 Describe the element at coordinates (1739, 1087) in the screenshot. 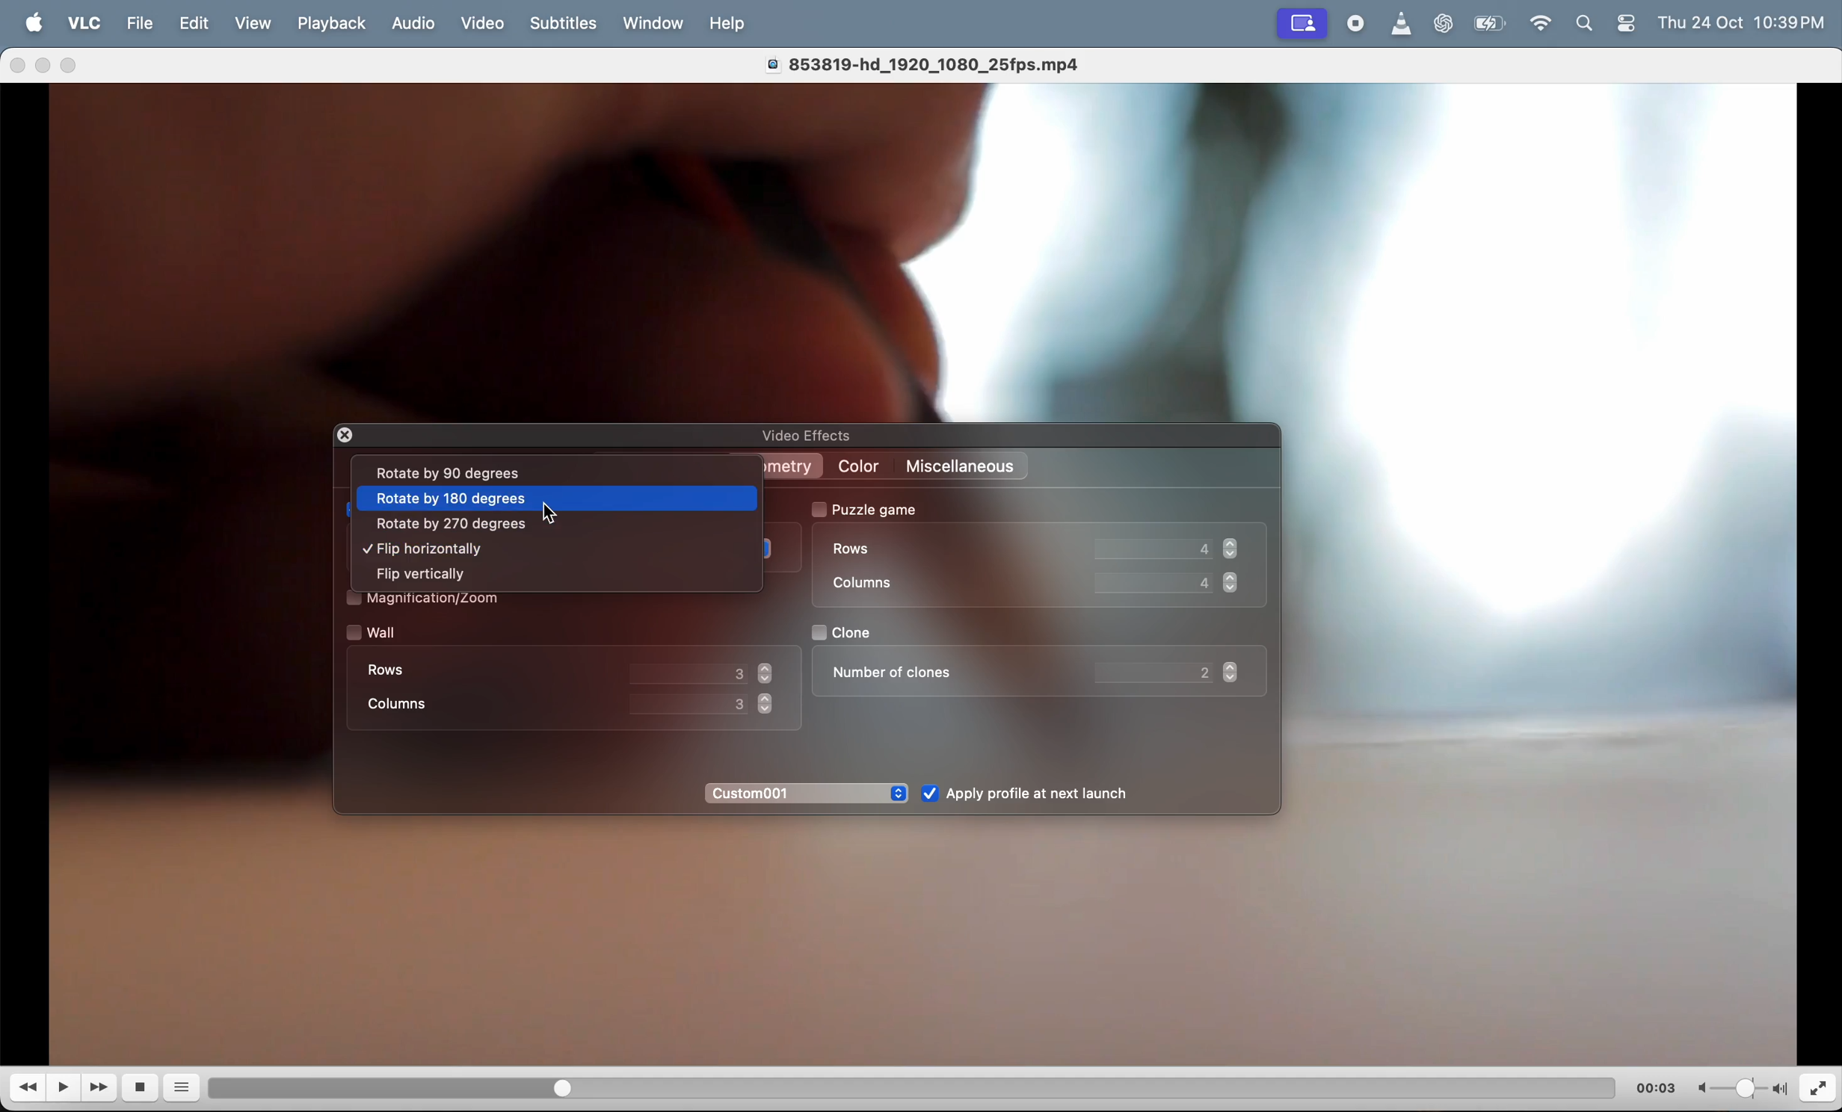

I see `volume ` at that location.